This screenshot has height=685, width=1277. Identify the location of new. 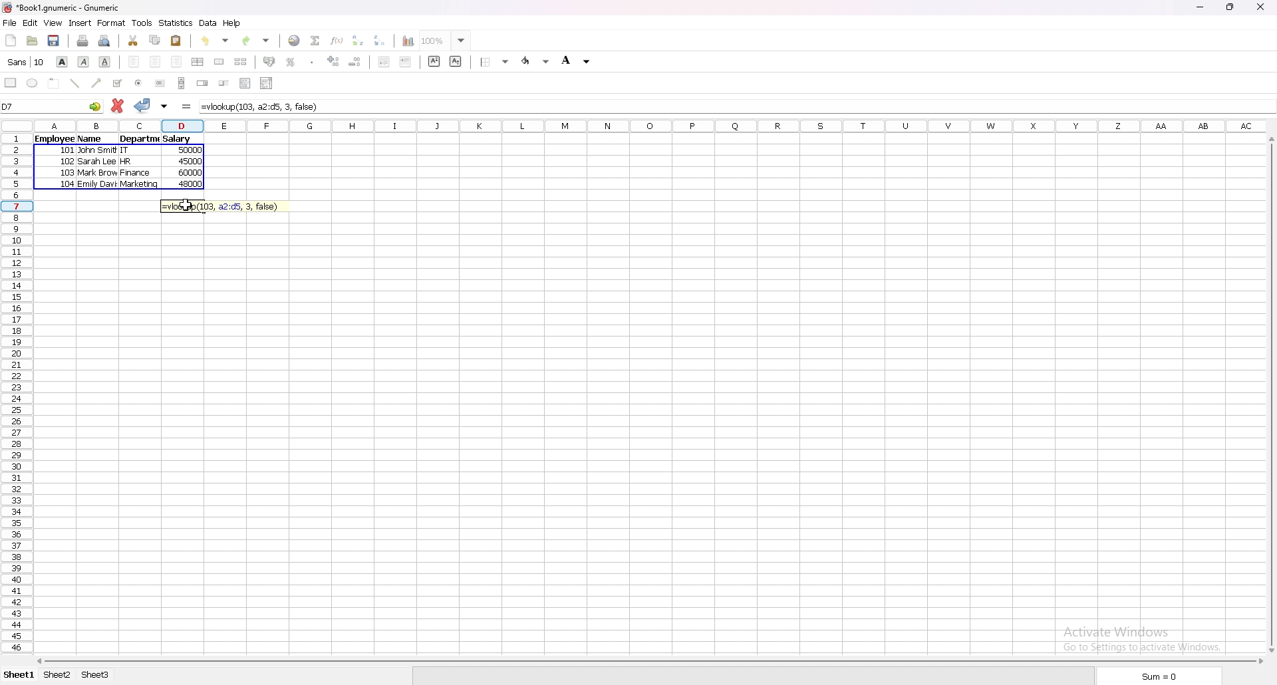
(11, 41).